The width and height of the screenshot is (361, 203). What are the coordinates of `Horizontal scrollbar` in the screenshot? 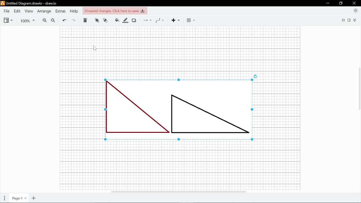 It's located at (179, 191).